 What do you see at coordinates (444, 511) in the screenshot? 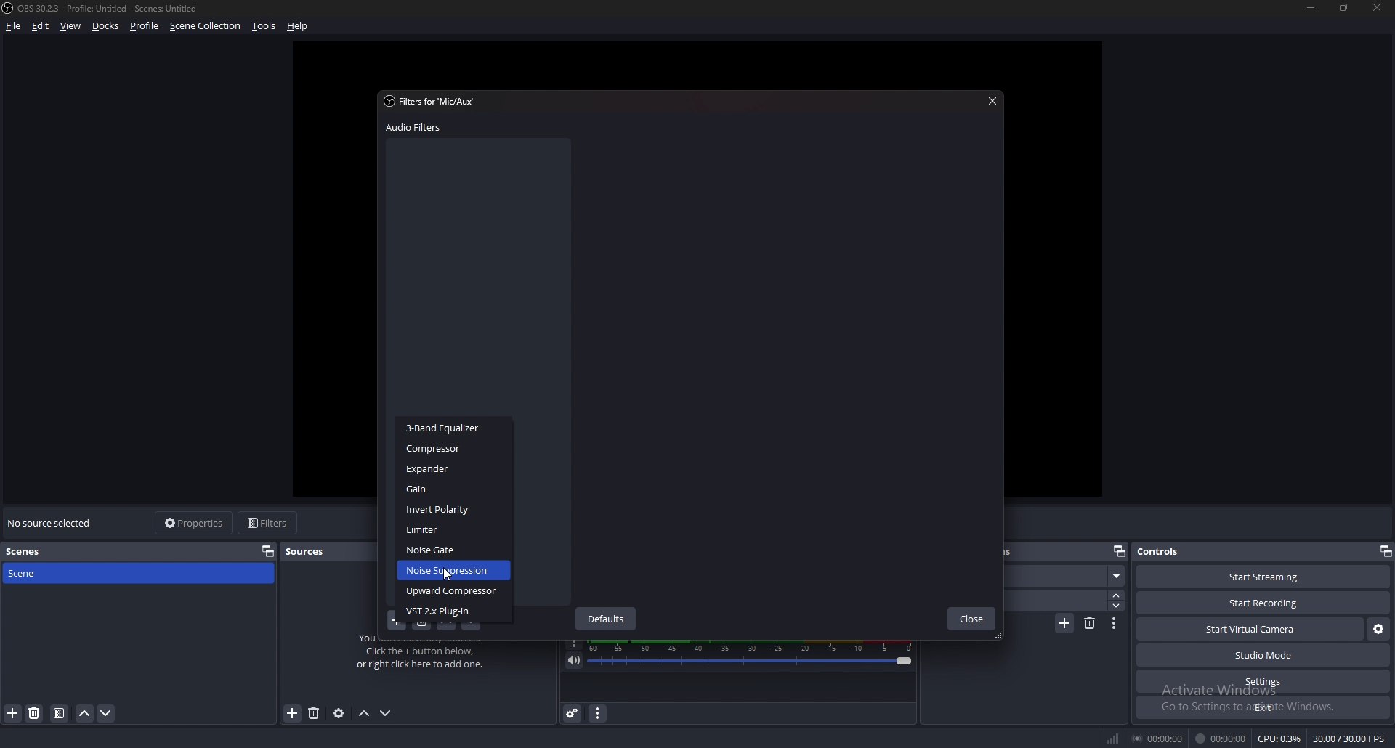
I see `Invert Polarity` at bounding box center [444, 511].